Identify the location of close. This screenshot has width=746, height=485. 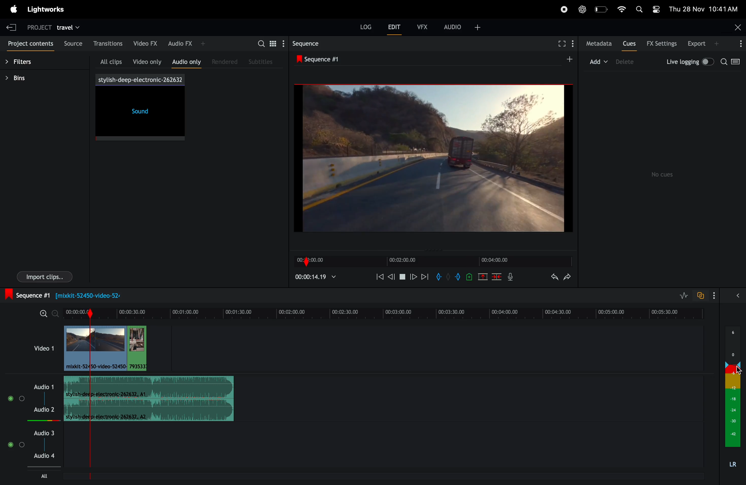
(736, 27).